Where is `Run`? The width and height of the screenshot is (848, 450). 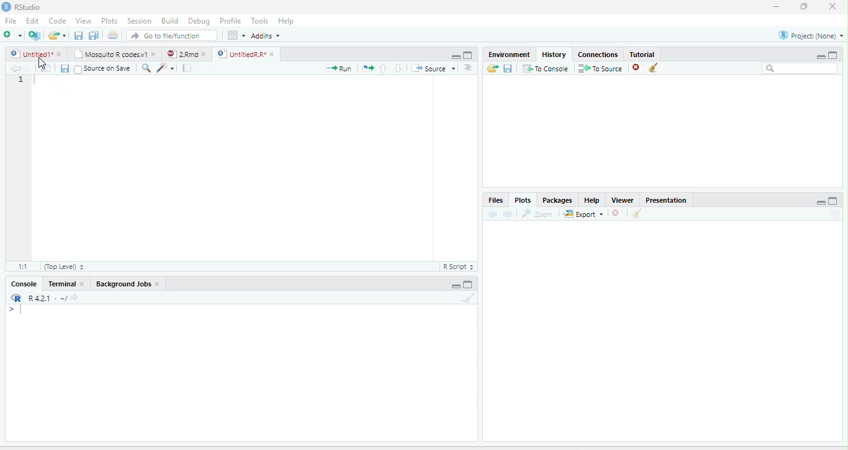 Run is located at coordinates (339, 68).